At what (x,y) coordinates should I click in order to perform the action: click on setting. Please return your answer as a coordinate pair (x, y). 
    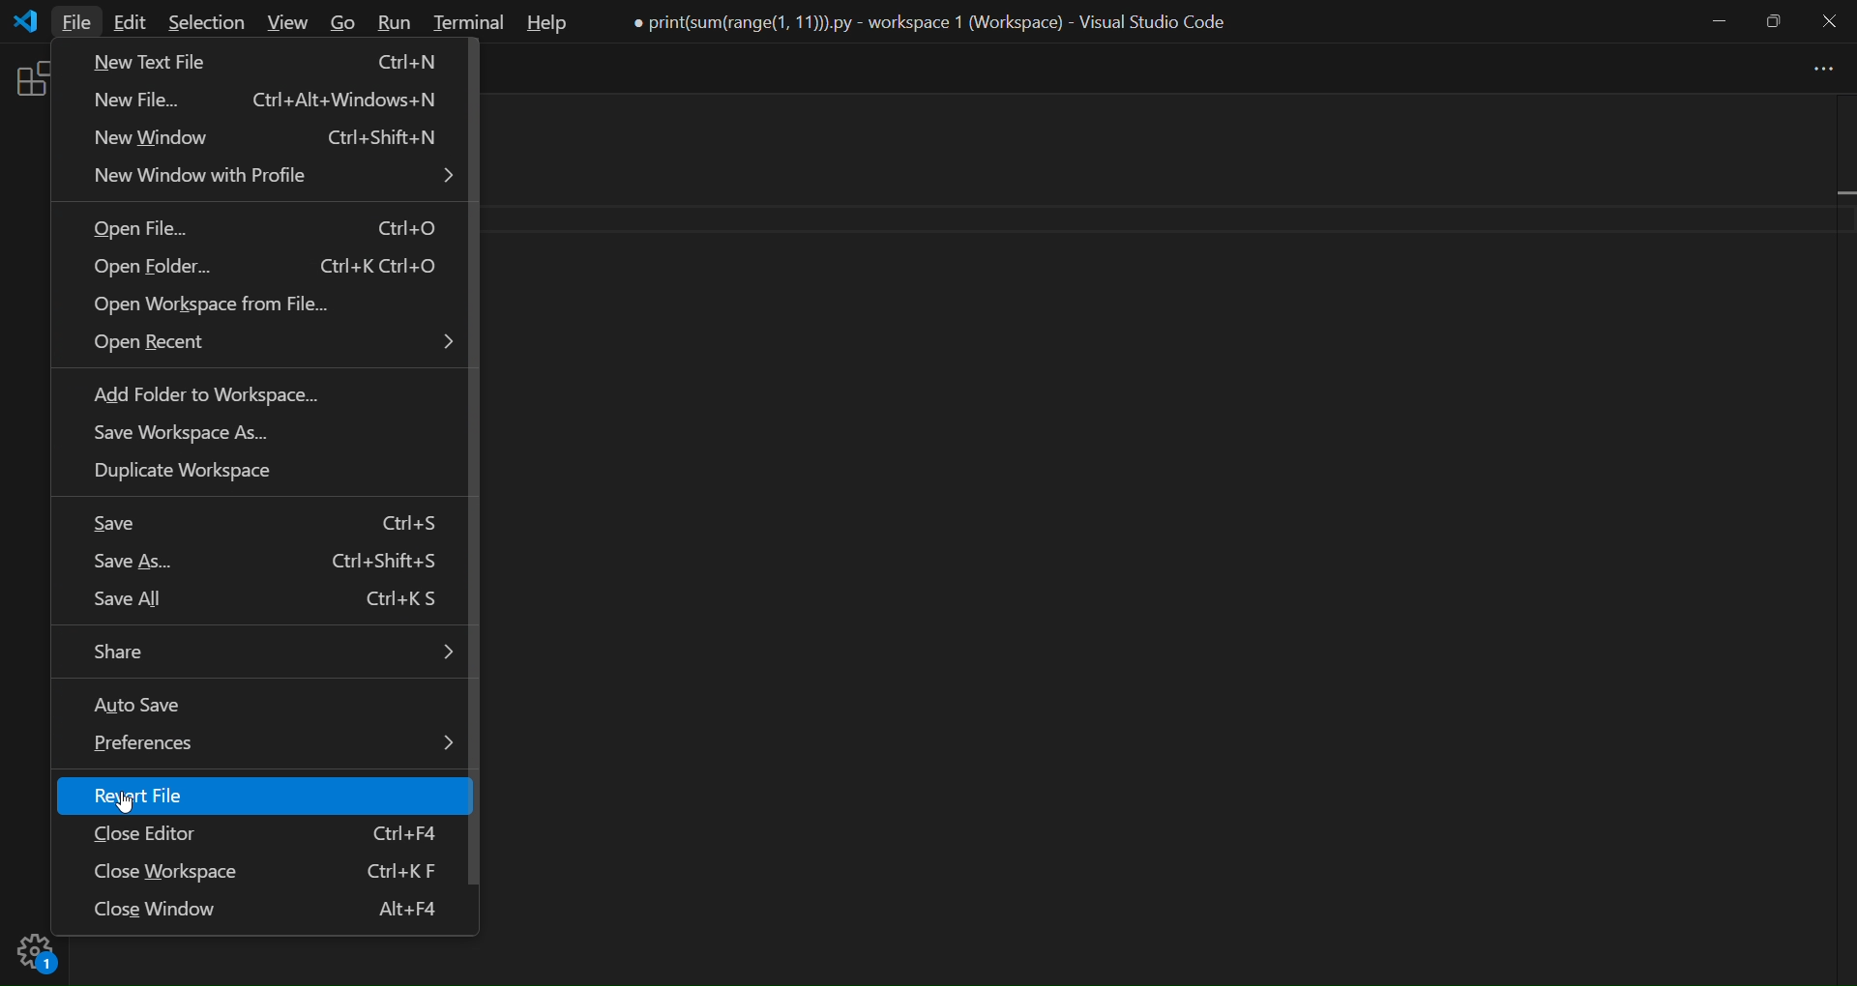
    Looking at the image, I should click on (34, 958).